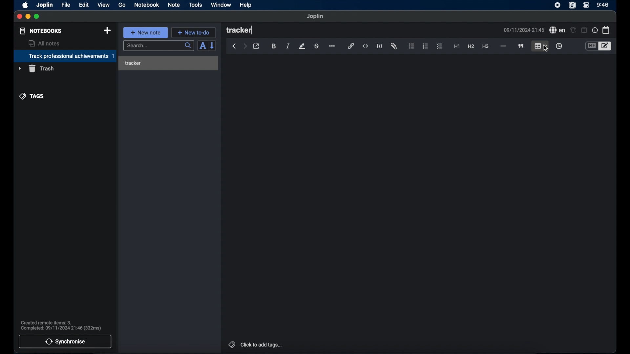 Image resolution: width=630 pixels, height=354 pixels. What do you see at coordinates (234, 46) in the screenshot?
I see `back` at bounding box center [234, 46].